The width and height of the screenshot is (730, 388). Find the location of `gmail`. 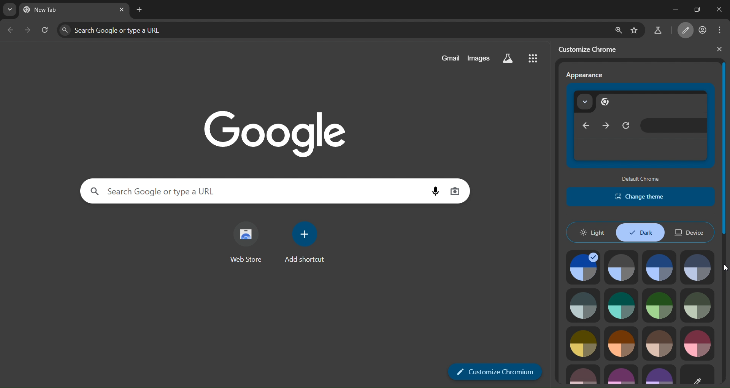

gmail is located at coordinates (450, 58).